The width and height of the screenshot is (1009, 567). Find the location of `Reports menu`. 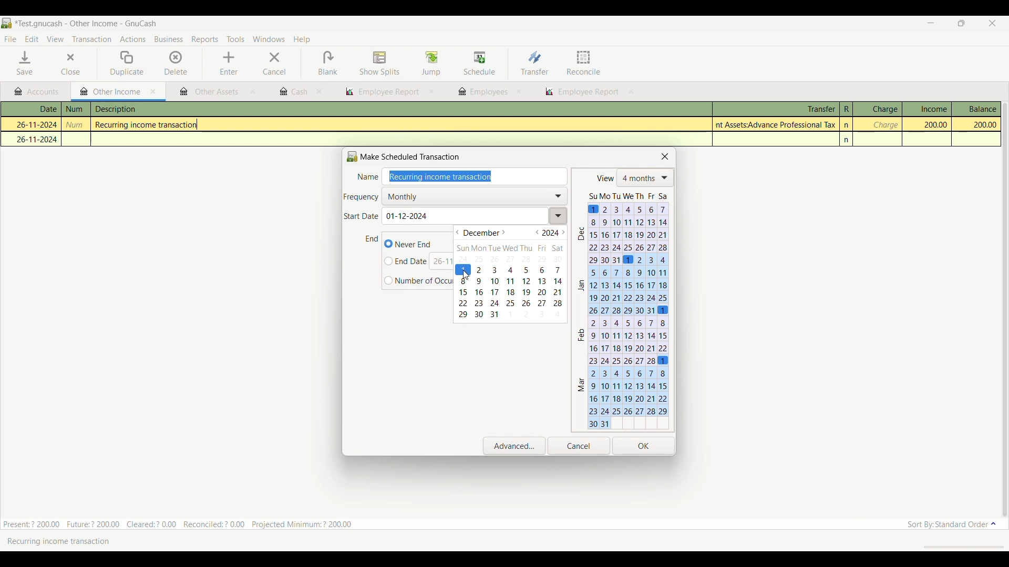

Reports menu is located at coordinates (205, 39).